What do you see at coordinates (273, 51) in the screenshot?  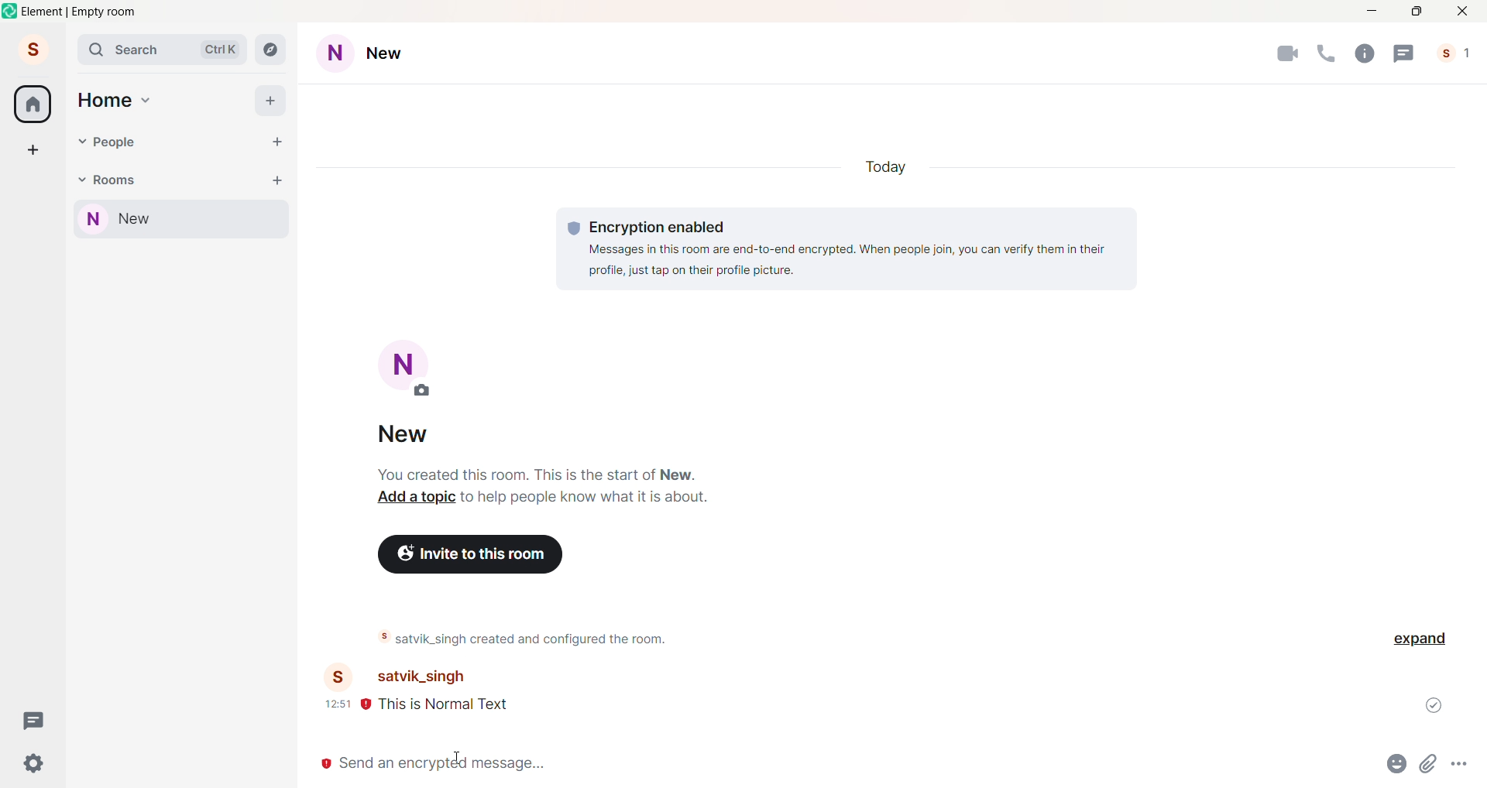 I see `Explore Rooms` at bounding box center [273, 51].